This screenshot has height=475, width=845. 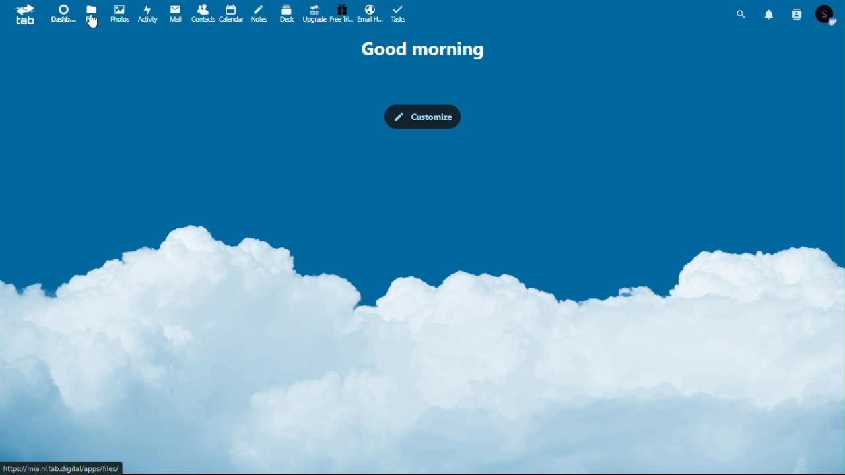 I want to click on url, so click(x=62, y=468).